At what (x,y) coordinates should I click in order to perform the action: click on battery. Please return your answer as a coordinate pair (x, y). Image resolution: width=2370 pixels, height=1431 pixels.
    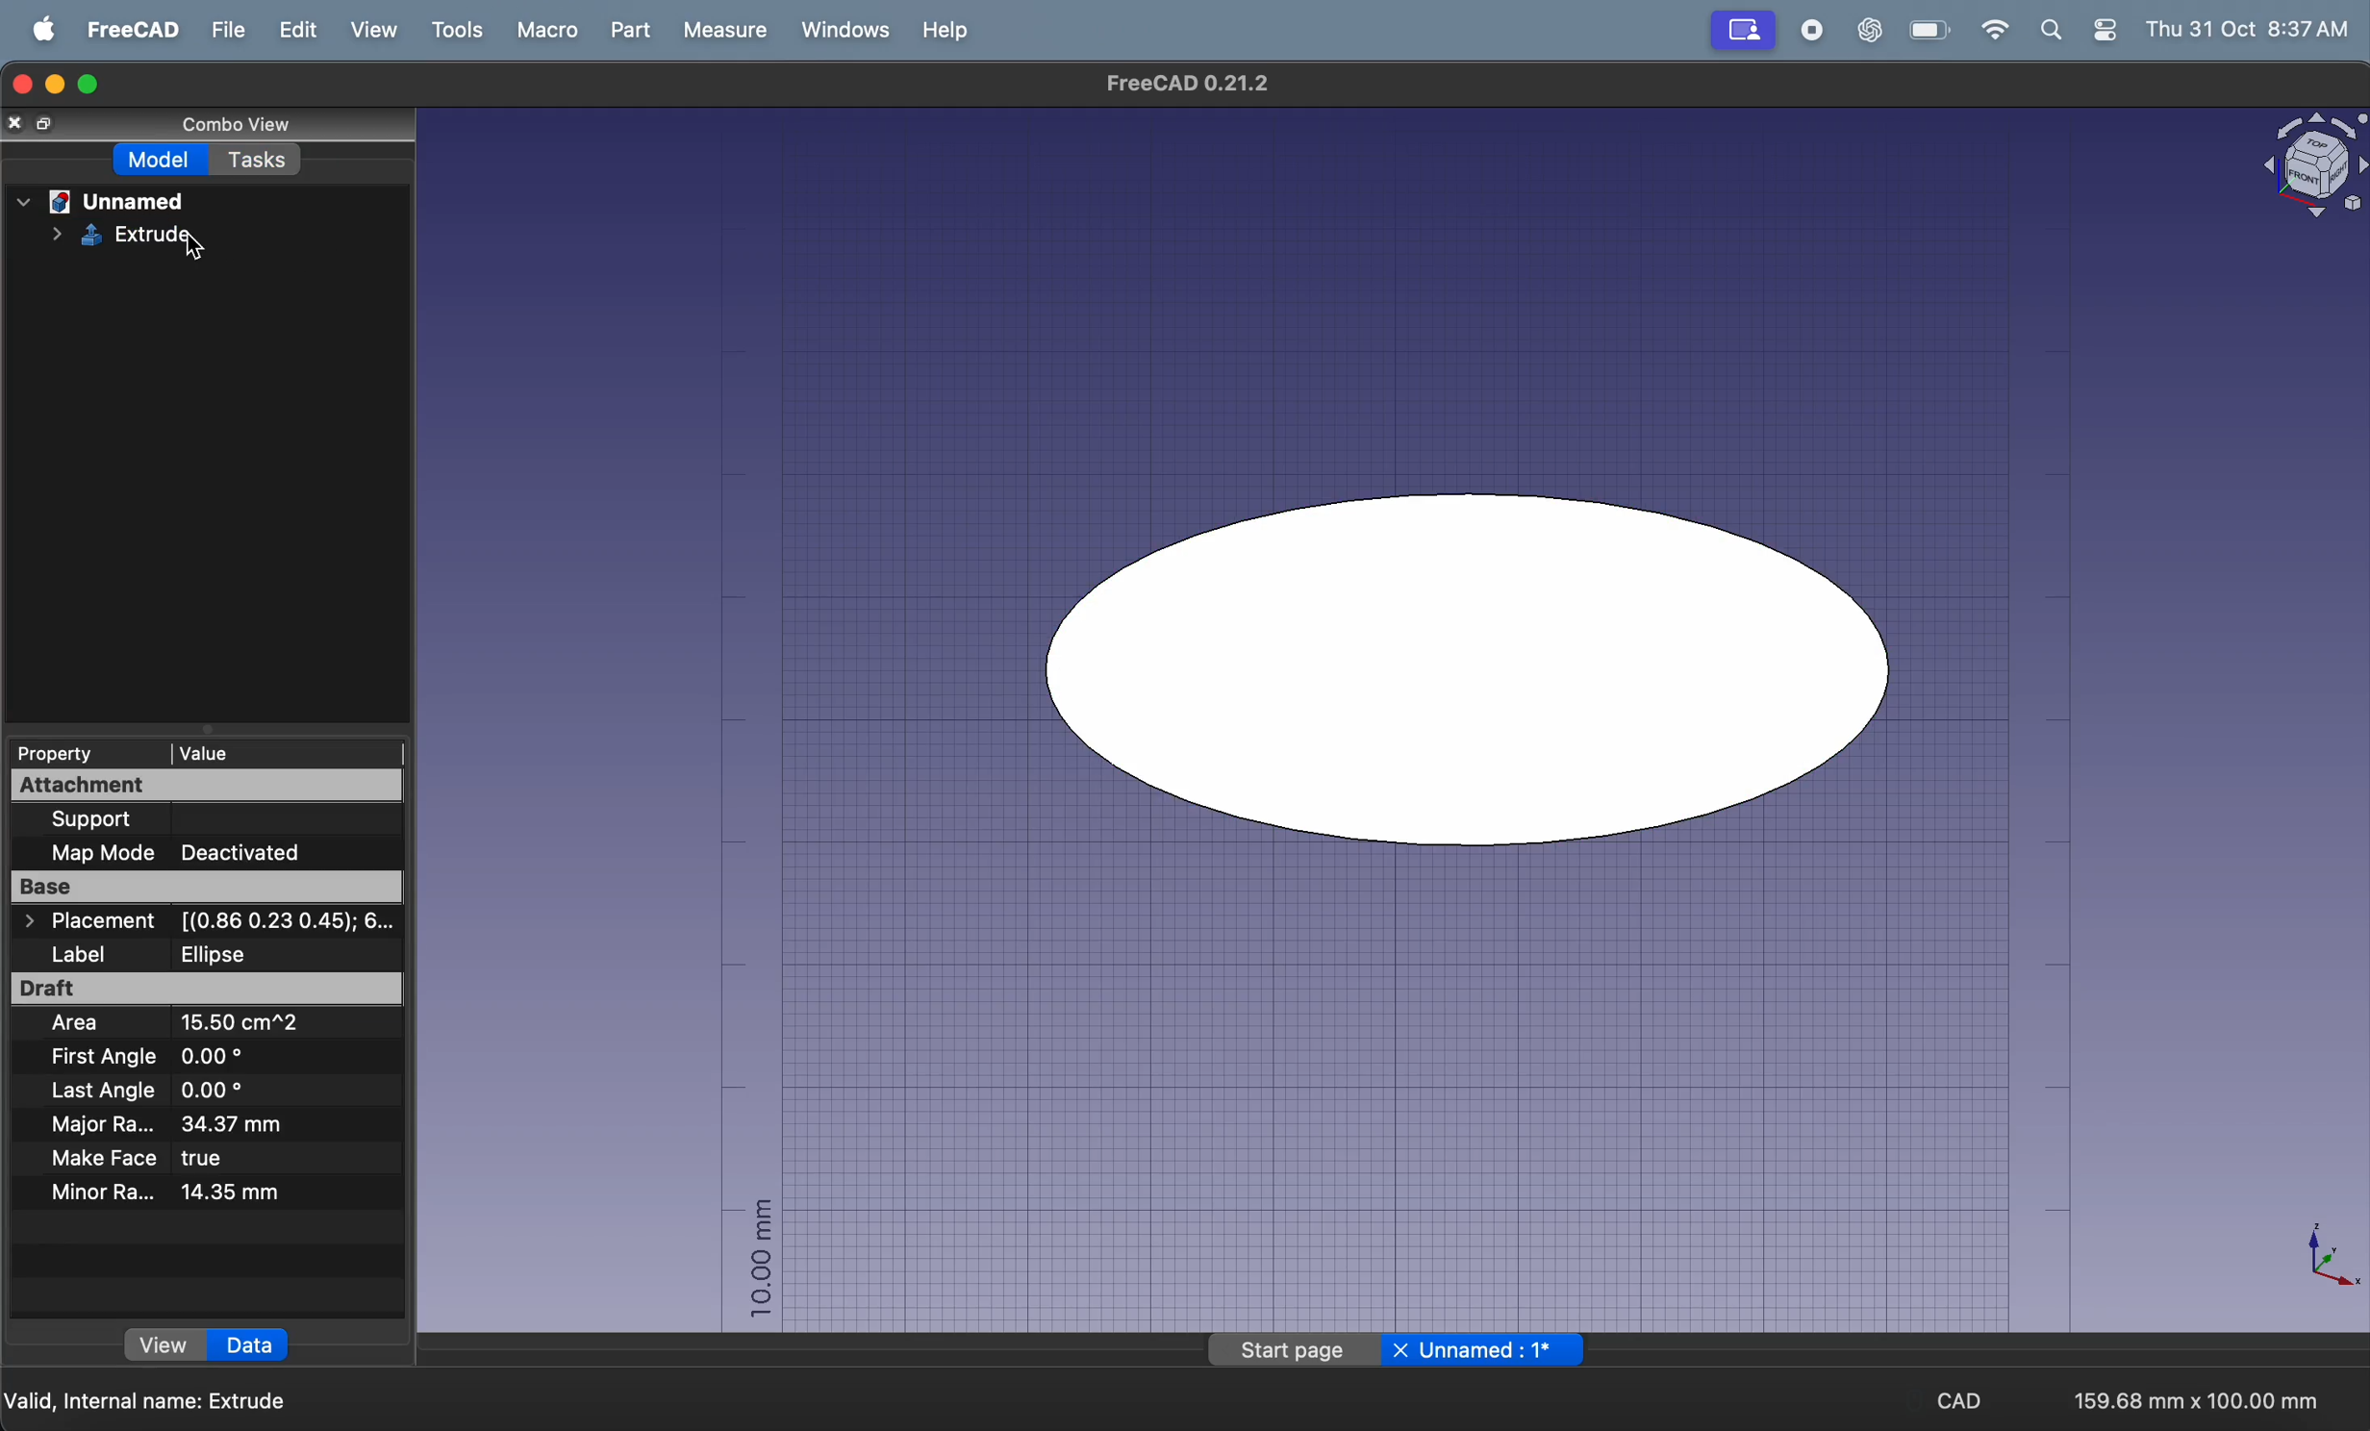
    Looking at the image, I should click on (1927, 31).